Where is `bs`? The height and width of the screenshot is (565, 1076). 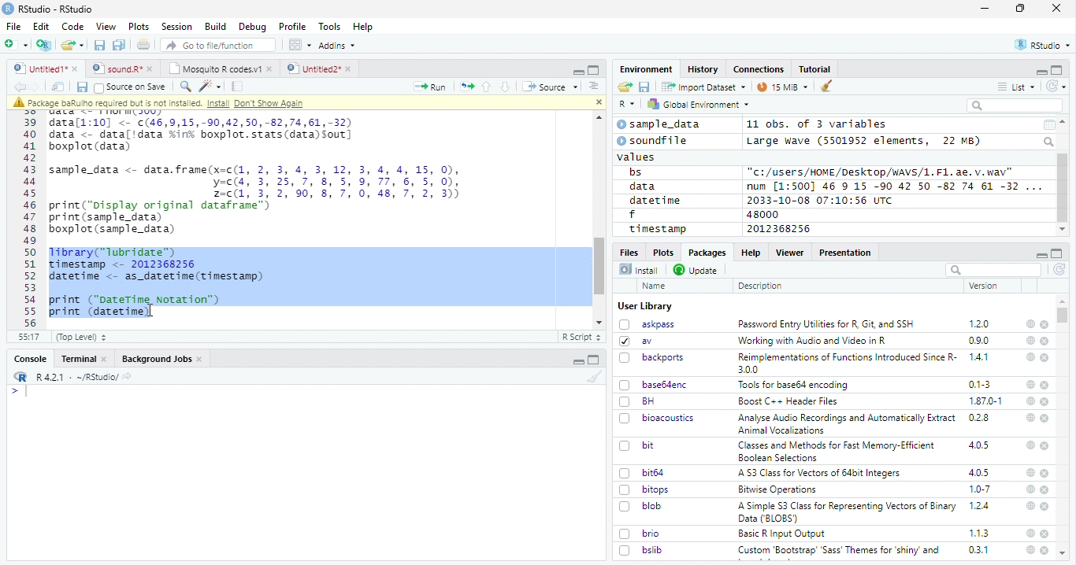 bs is located at coordinates (636, 172).